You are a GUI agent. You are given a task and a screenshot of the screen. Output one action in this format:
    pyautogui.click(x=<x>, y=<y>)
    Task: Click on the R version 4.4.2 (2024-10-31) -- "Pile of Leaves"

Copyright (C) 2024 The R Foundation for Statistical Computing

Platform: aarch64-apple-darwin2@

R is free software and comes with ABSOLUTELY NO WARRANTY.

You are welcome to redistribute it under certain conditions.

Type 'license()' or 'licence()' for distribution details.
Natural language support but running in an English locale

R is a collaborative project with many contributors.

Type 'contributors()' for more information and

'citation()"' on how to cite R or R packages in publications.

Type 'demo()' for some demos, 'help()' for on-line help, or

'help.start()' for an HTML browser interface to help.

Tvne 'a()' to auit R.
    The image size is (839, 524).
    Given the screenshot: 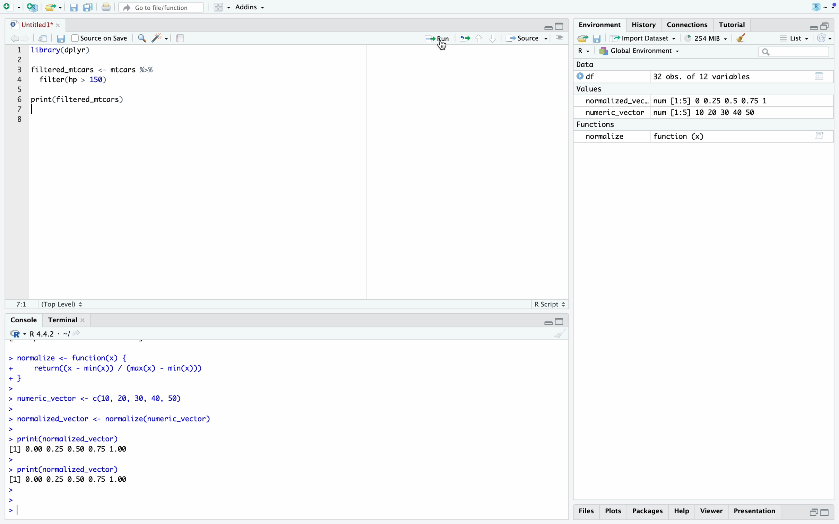 What is the action you would take?
    pyautogui.click(x=138, y=435)
    